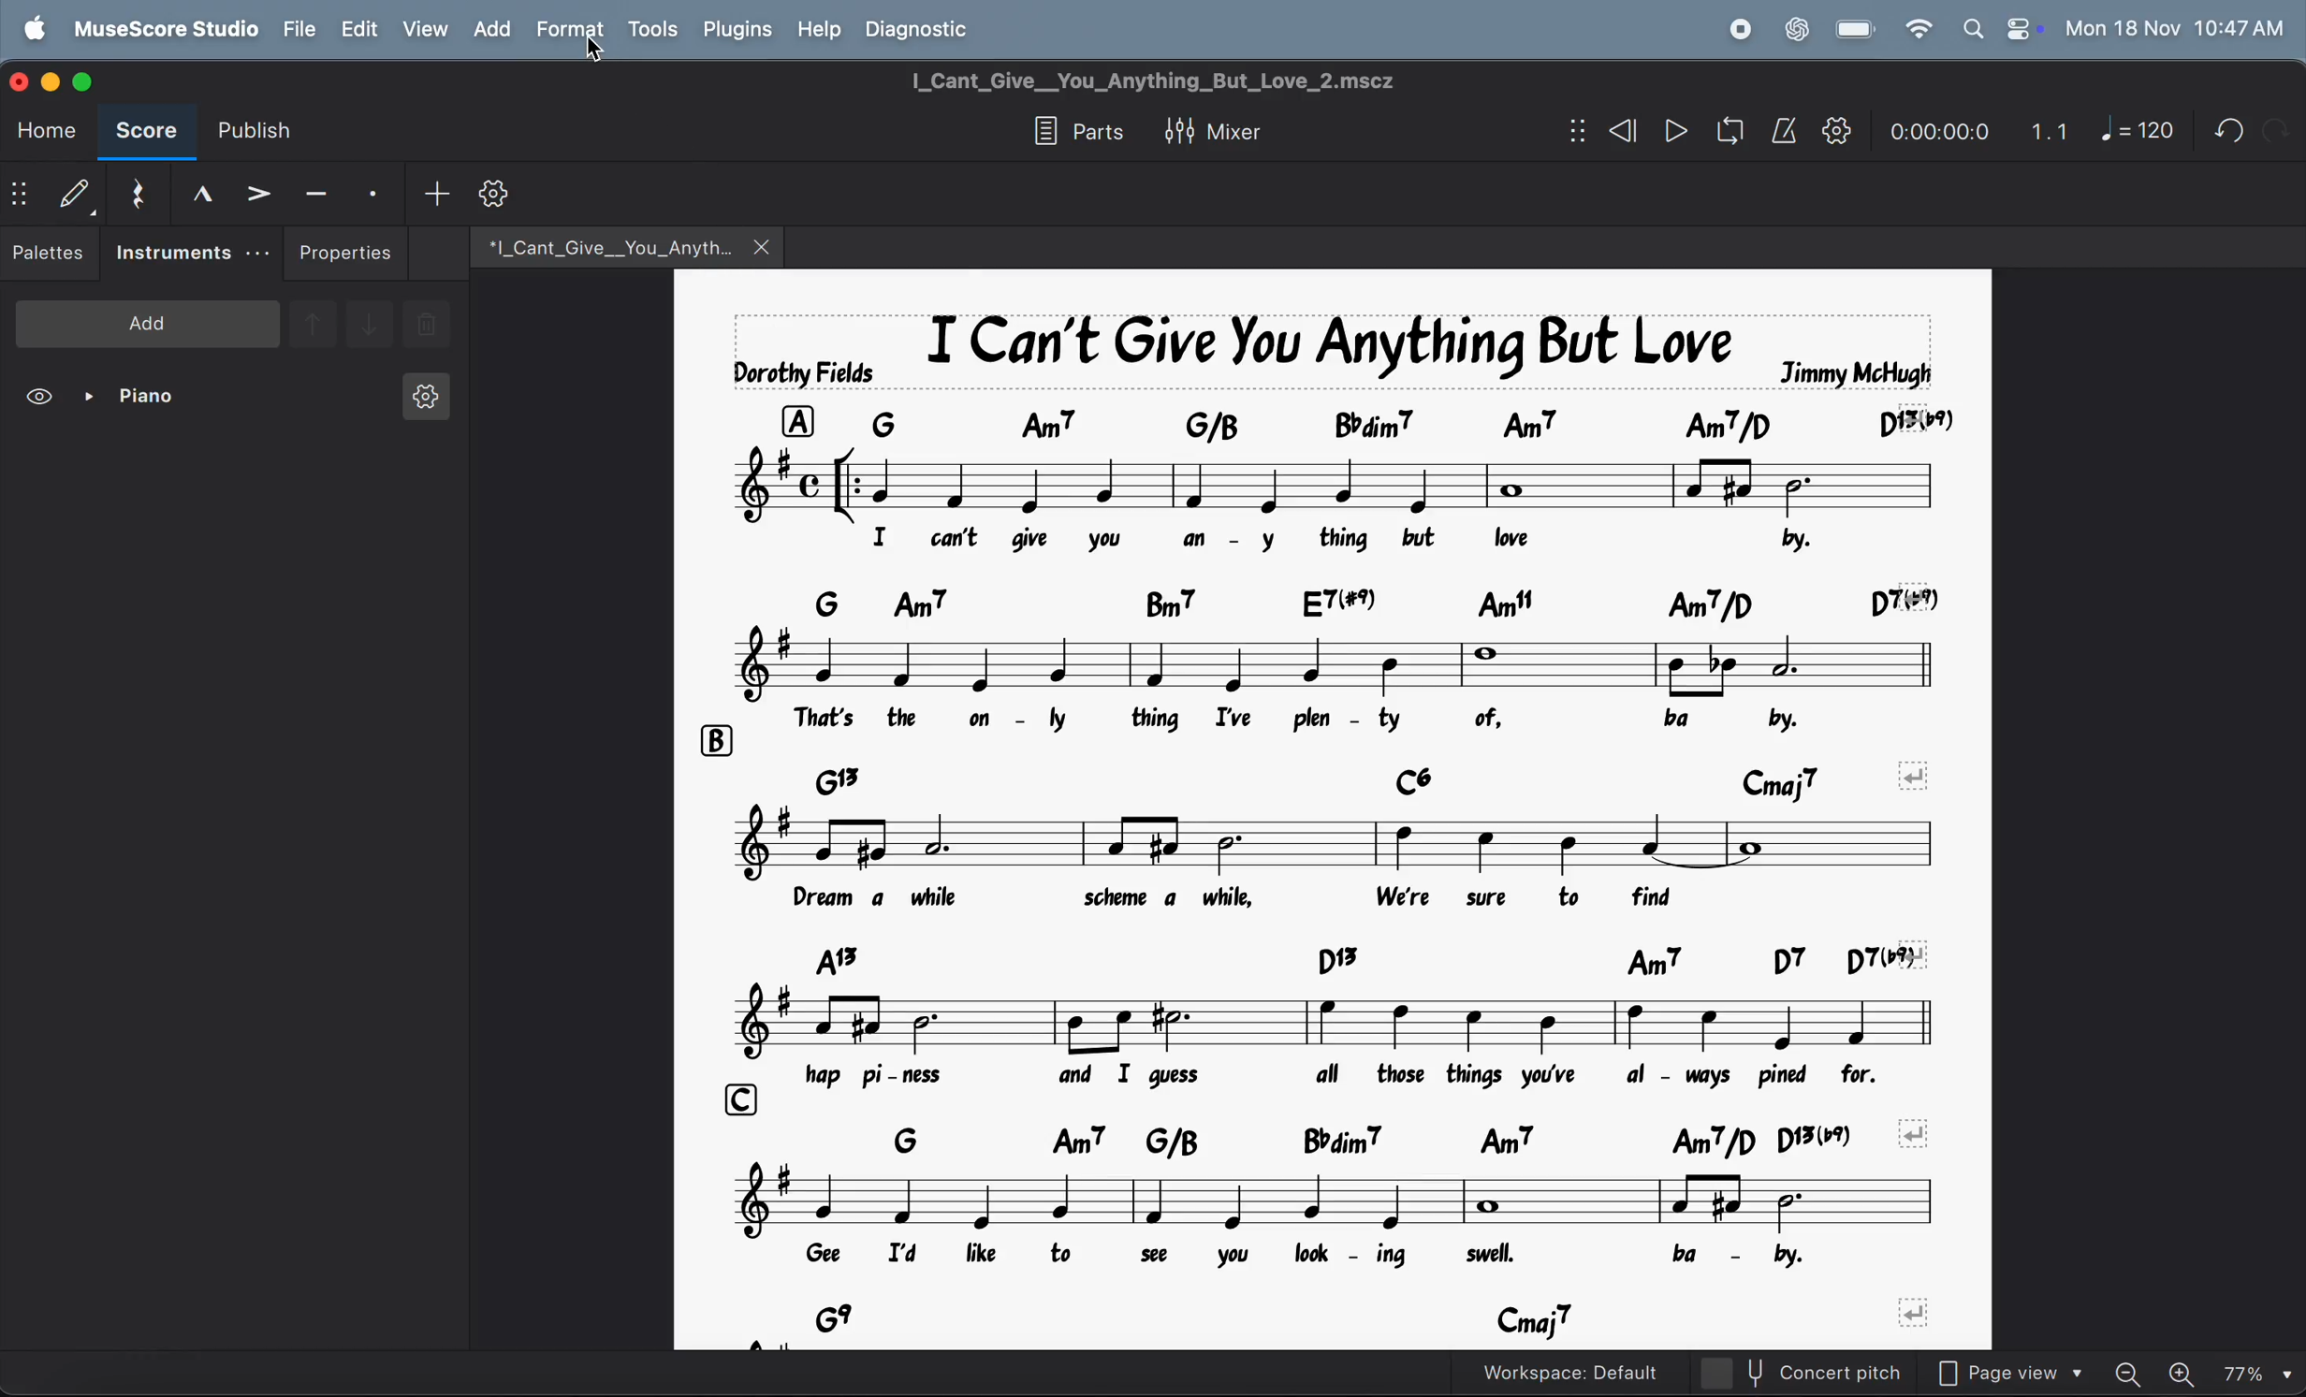  What do you see at coordinates (2020, 28) in the screenshot?
I see `control center` at bounding box center [2020, 28].